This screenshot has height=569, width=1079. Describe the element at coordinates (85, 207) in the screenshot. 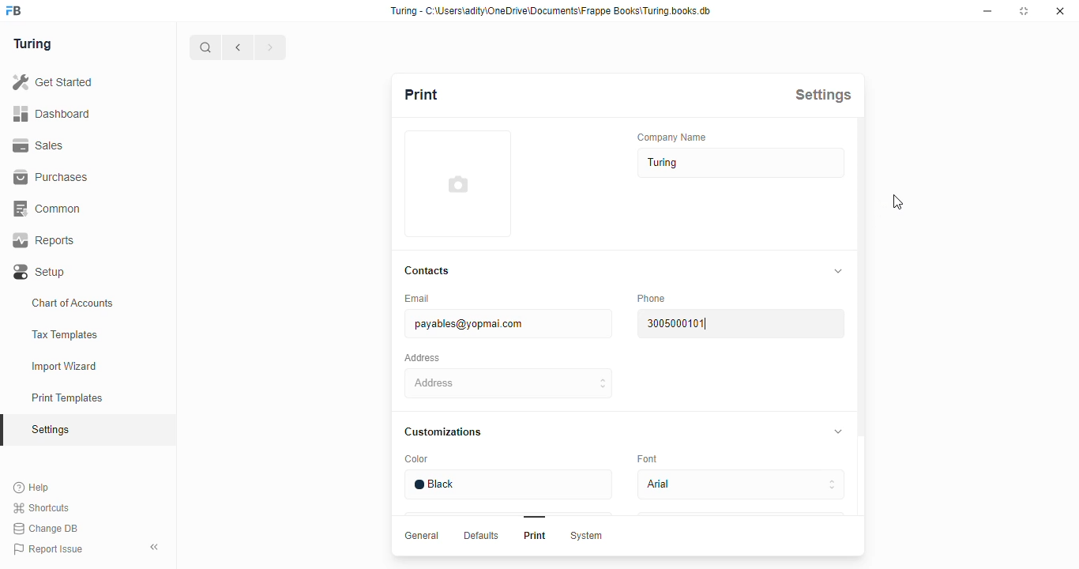

I see `Common` at that location.